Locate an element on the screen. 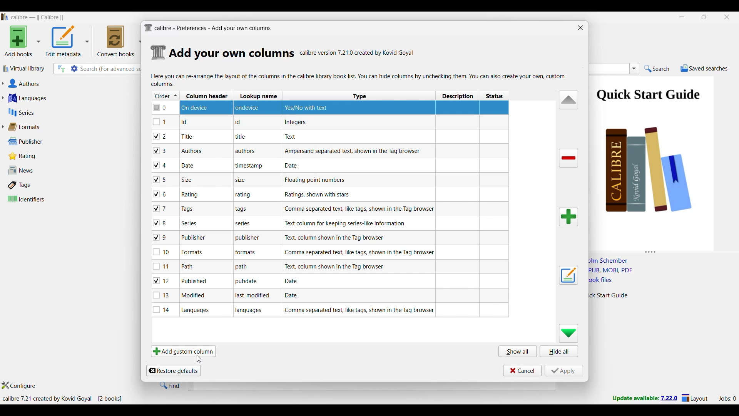 This screenshot has width=739, height=416. checkbox - 11 is located at coordinates (162, 266).